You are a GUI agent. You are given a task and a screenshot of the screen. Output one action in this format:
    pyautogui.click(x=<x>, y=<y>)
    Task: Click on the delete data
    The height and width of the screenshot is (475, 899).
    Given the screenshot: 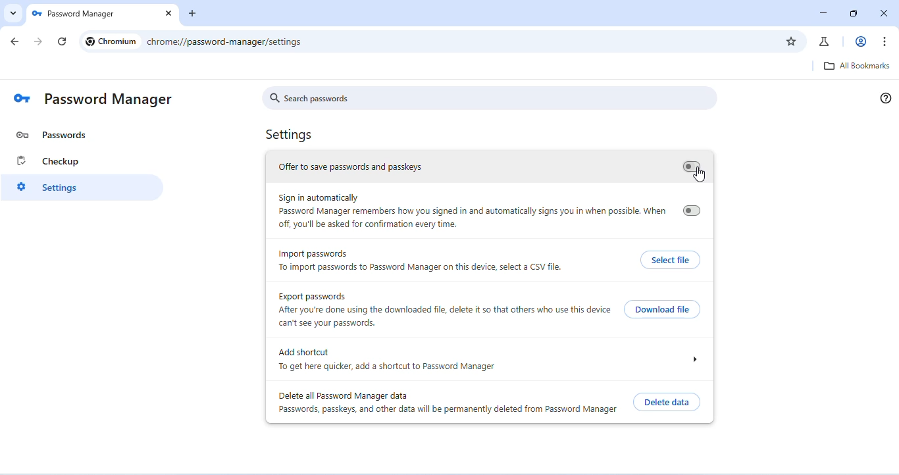 What is the action you would take?
    pyautogui.click(x=667, y=403)
    